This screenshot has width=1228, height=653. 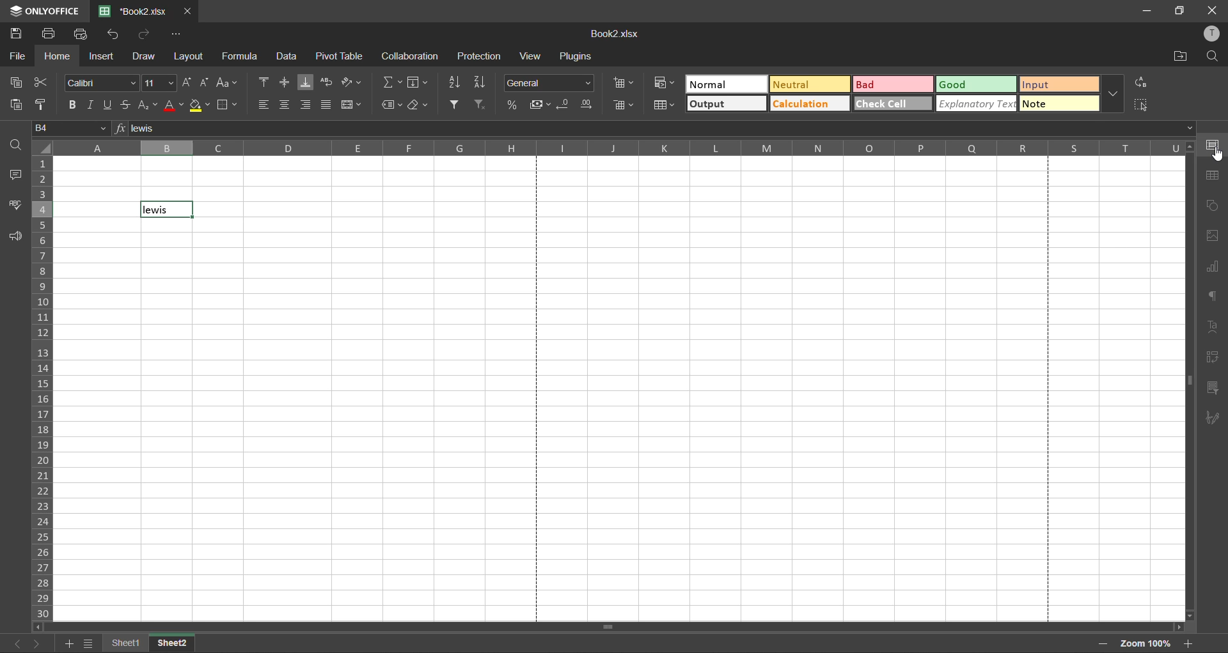 I want to click on bold, so click(x=69, y=106).